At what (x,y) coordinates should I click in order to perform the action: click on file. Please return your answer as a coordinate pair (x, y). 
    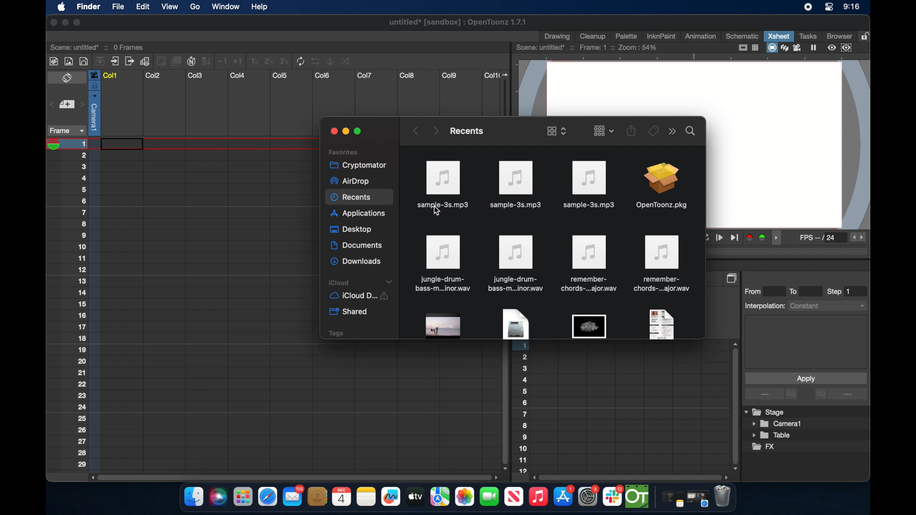
    Looking at the image, I should click on (442, 264).